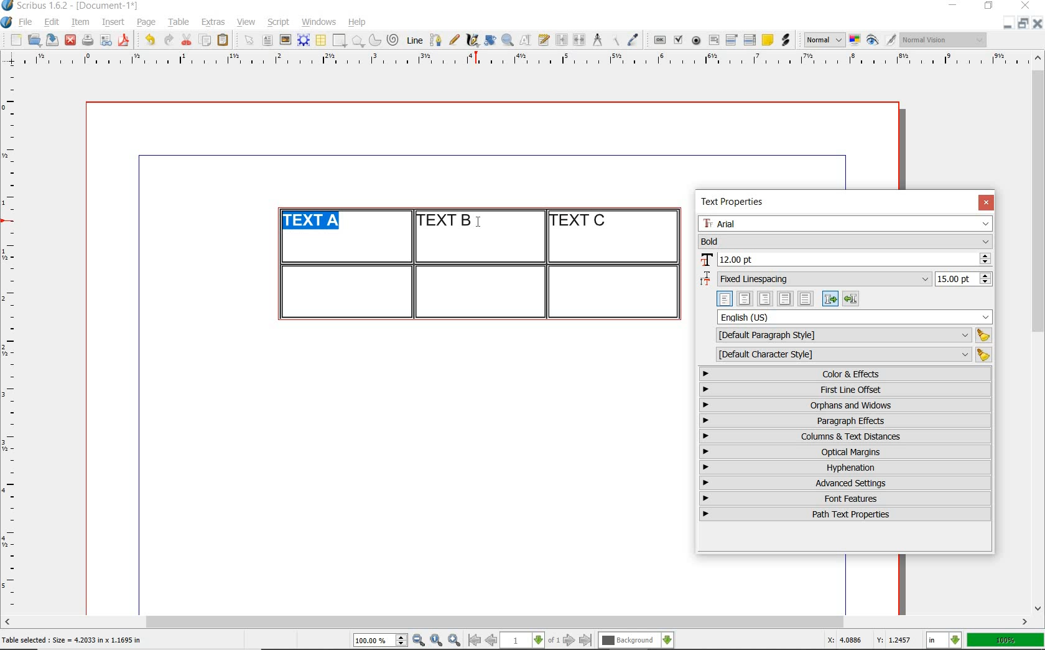 Image resolution: width=1045 pixels, height=650 pixels. Describe the element at coordinates (1023, 22) in the screenshot. I see `restore` at that location.